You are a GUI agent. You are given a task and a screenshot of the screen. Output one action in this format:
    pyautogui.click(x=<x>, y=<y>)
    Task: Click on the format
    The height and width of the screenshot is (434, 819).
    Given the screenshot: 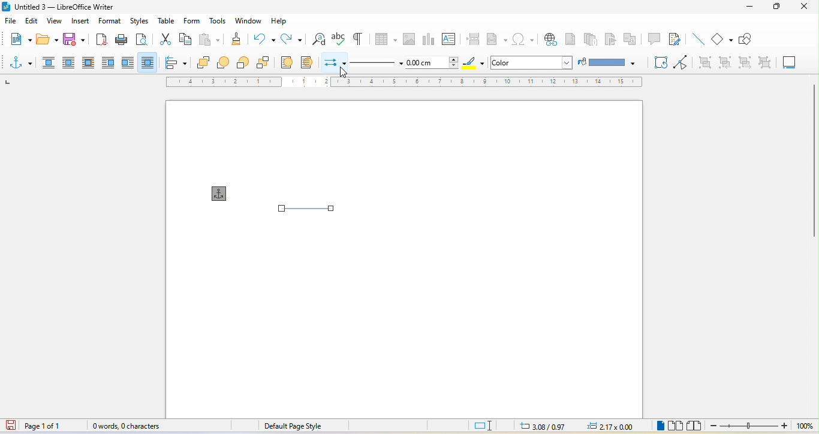 What is the action you would take?
    pyautogui.click(x=113, y=22)
    